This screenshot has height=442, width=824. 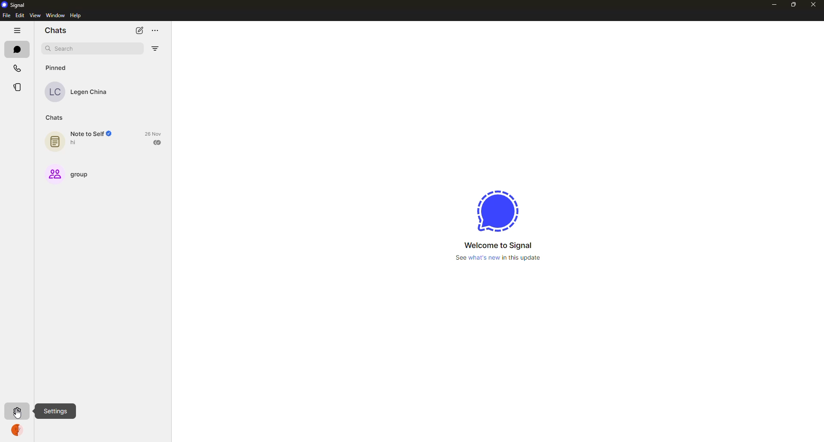 I want to click on sent, so click(x=158, y=142).